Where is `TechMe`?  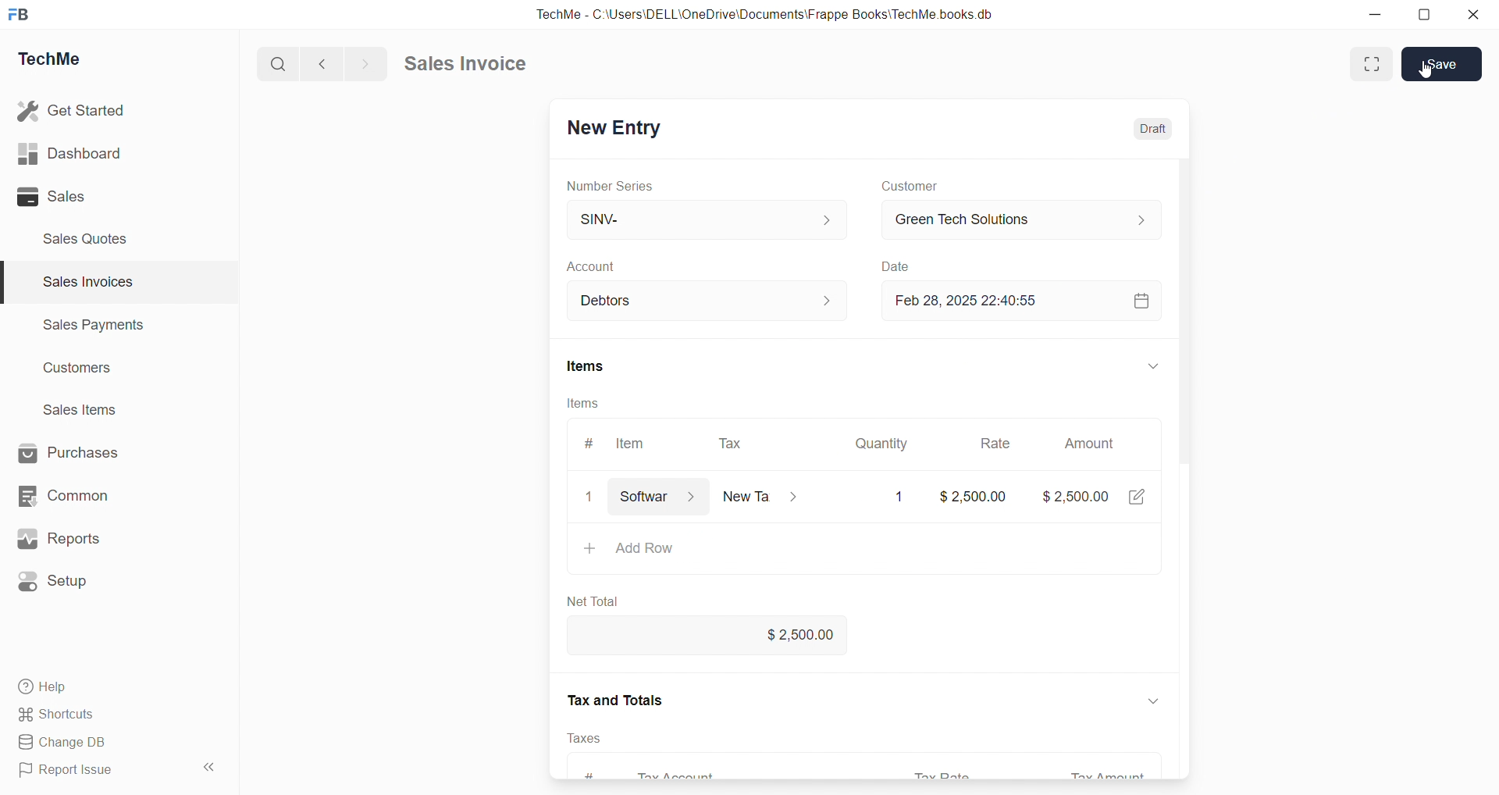
TechMe is located at coordinates (50, 59).